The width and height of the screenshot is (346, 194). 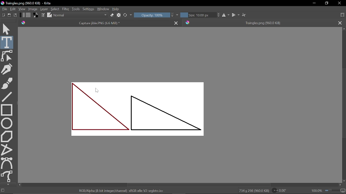 I want to click on shapes, so click(x=138, y=109).